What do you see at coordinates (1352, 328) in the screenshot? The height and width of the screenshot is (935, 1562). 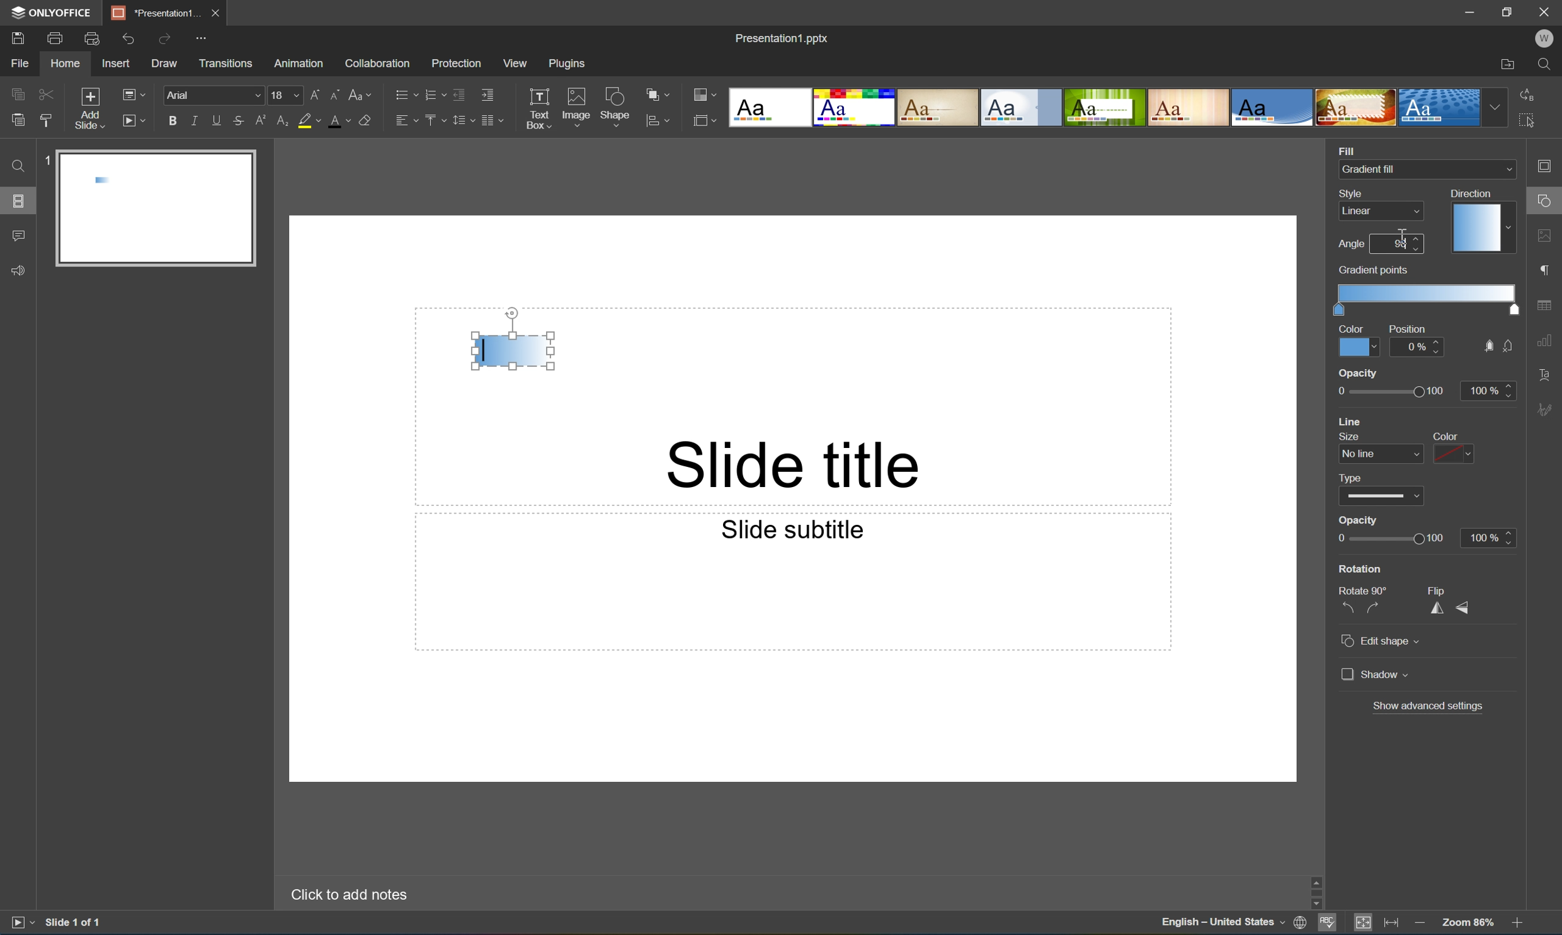 I see `Color` at bounding box center [1352, 328].